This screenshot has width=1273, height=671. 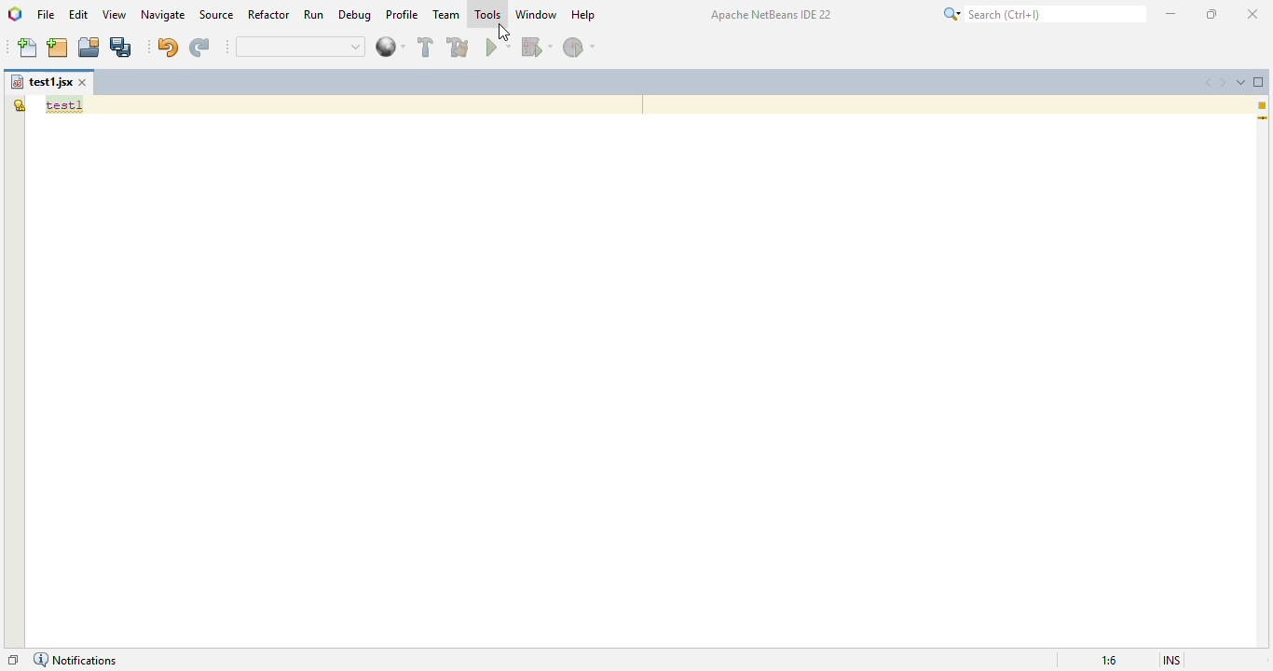 What do you see at coordinates (84, 82) in the screenshot?
I see `close window` at bounding box center [84, 82].